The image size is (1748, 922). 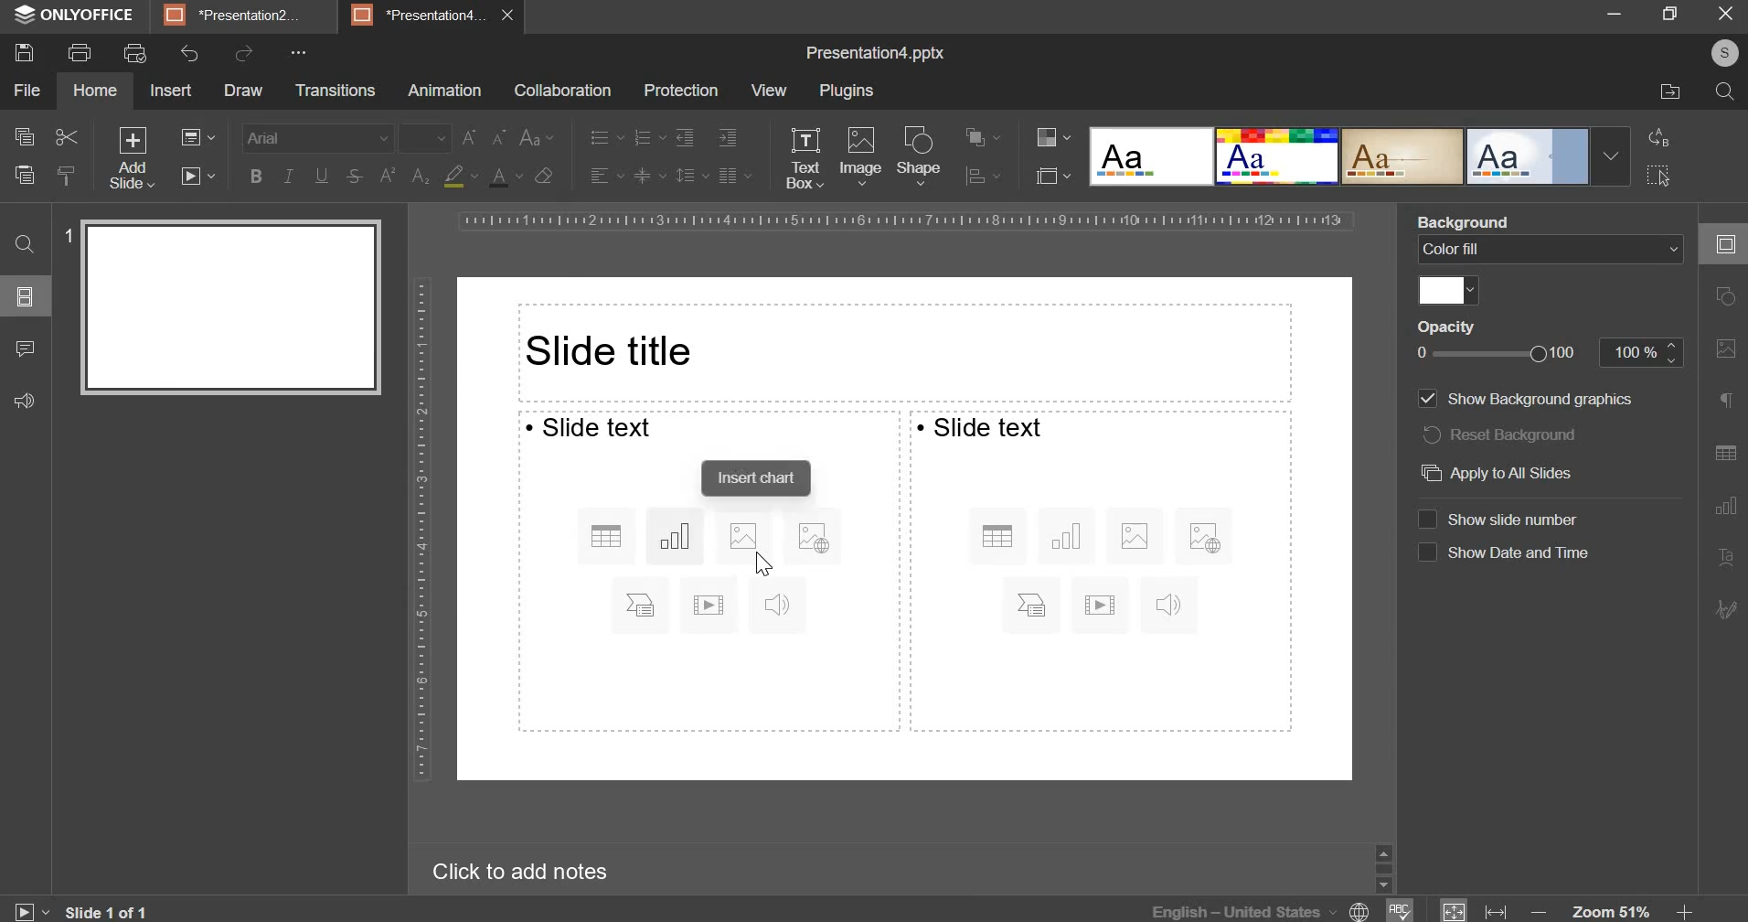 What do you see at coordinates (1551, 251) in the screenshot?
I see `background fill` at bounding box center [1551, 251].